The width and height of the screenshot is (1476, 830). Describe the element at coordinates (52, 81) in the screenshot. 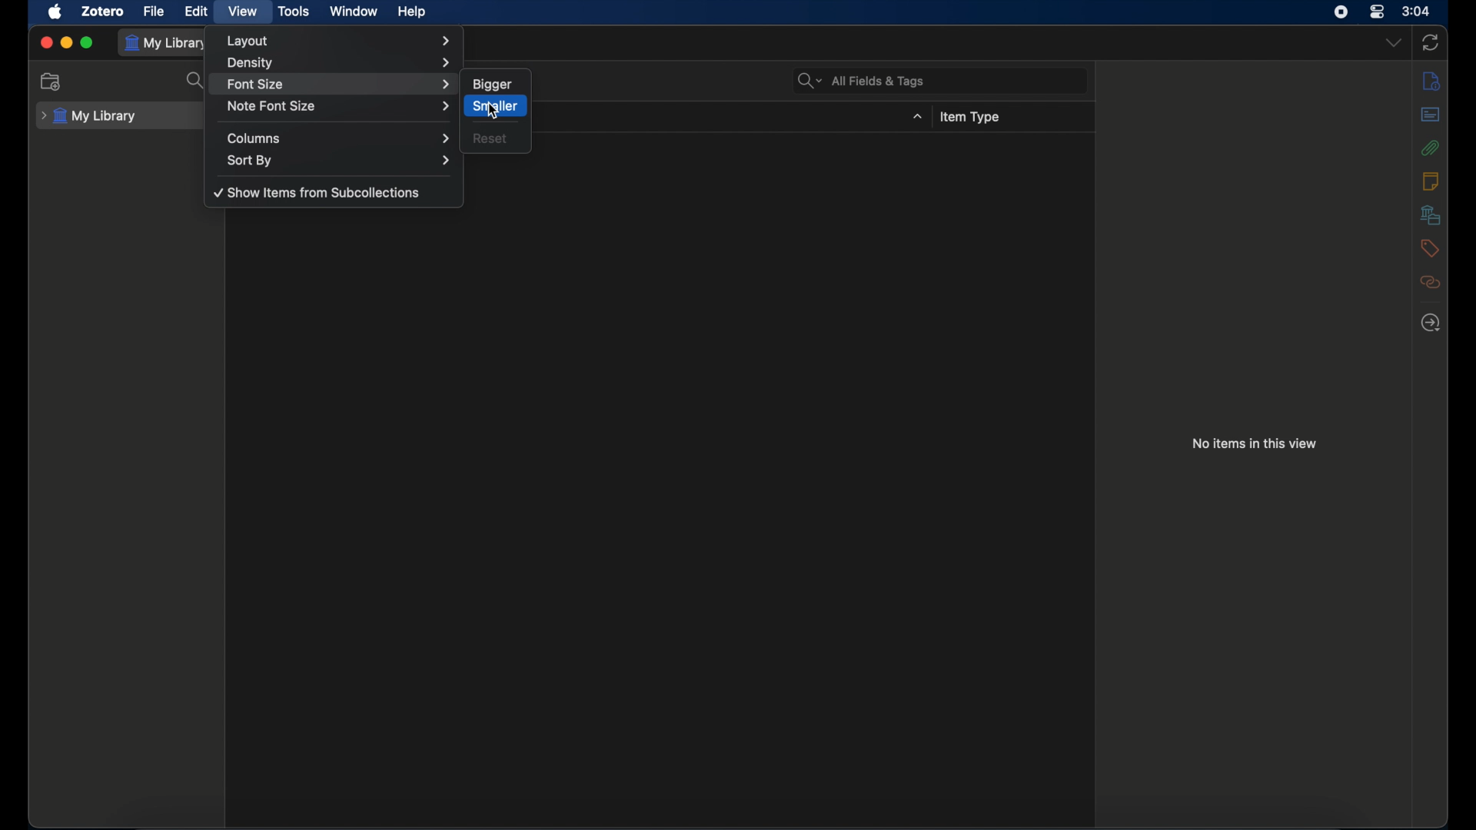

I see `new collection` at that location.